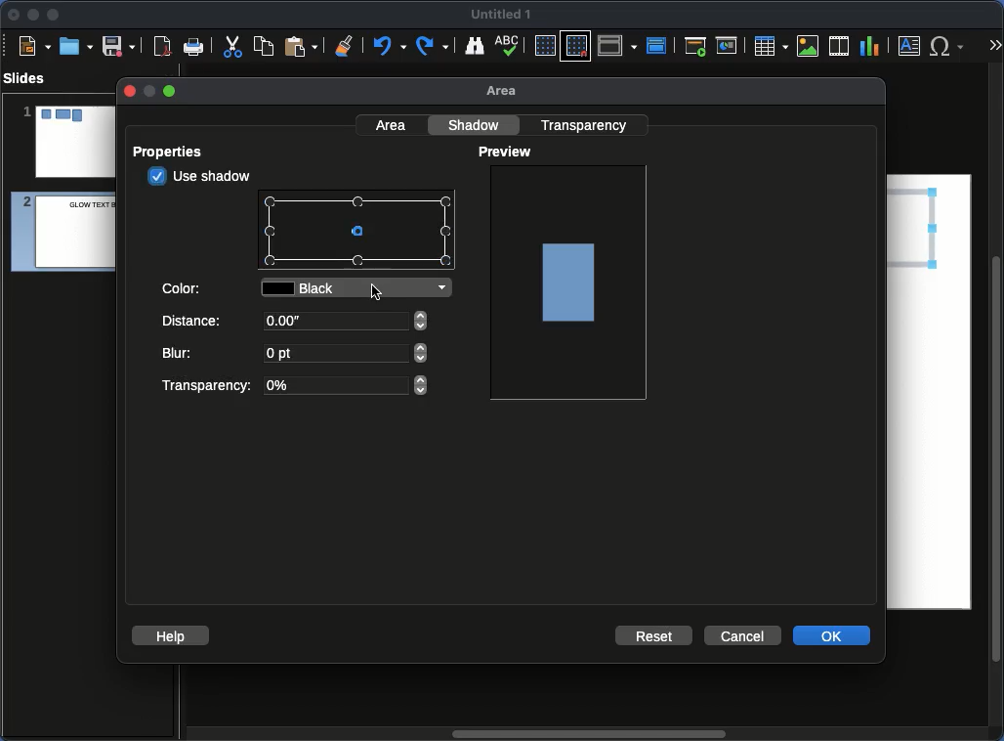 This screenshot has width=1004, height=741. I want to click on Black, so click(360, 289).